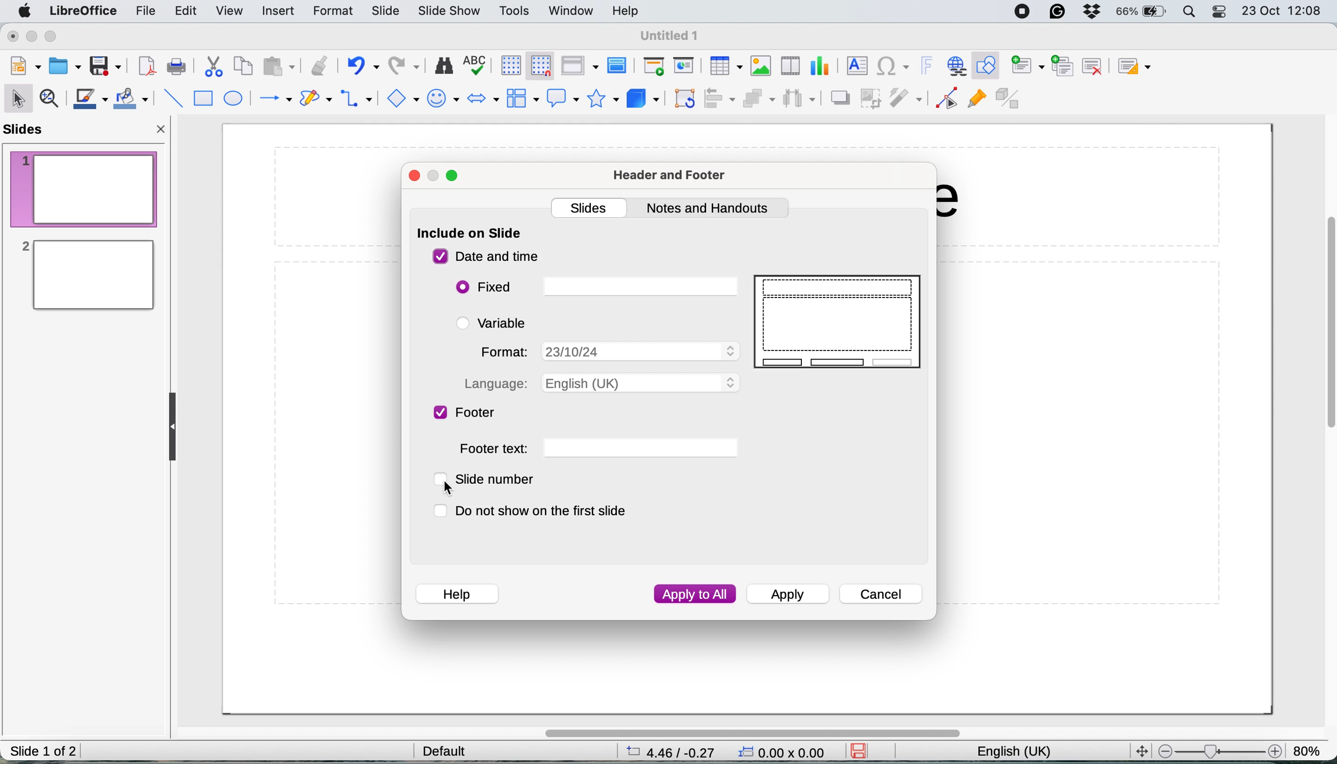 This screenshot has height=764, width=1337. Describe the element at coordinates (751, 733) in the screenshot. I see `horizontal scroll bar` at that location.